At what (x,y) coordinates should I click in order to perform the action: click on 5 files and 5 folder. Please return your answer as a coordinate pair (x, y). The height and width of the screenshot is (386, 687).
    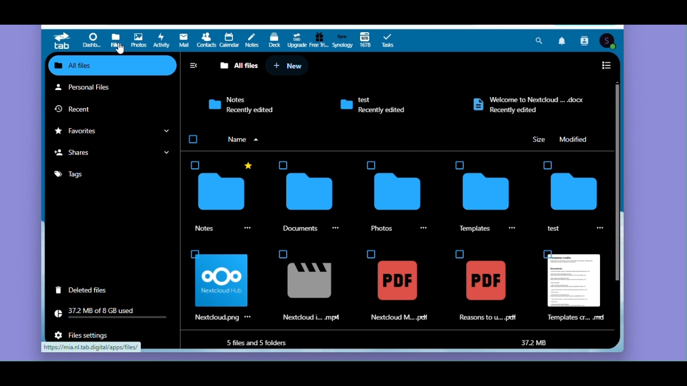
    Looking at the image, I should click on (255, 343).